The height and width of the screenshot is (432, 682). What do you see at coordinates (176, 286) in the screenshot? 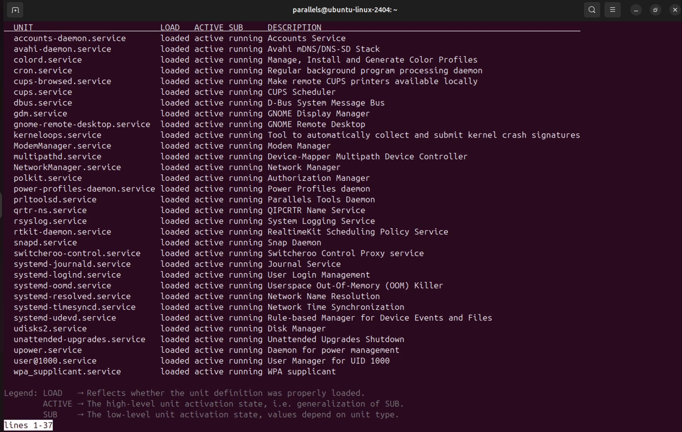
I see `loaded` at bounding box center [176, 286].